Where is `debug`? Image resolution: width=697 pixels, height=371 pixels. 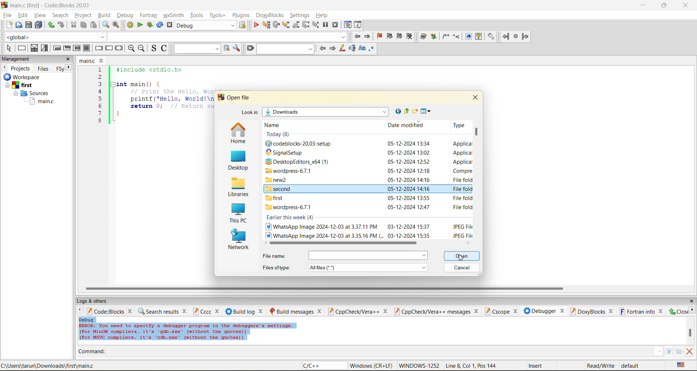
debug is located at coordinates (87, 319).